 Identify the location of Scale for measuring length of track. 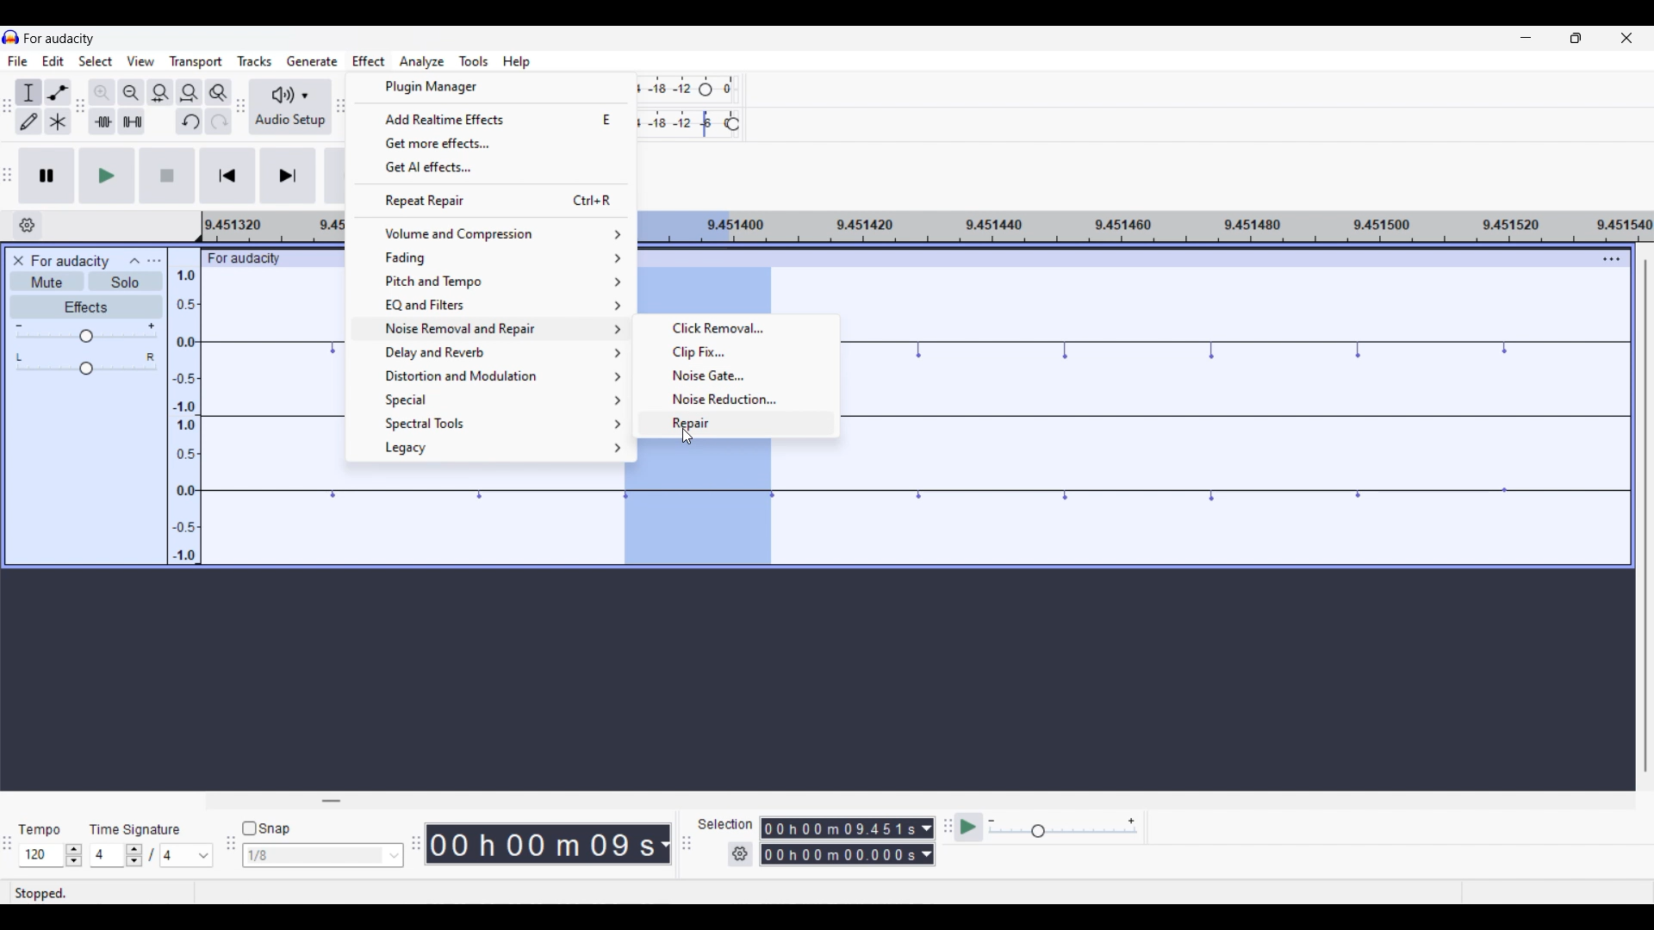
(1149, 226).